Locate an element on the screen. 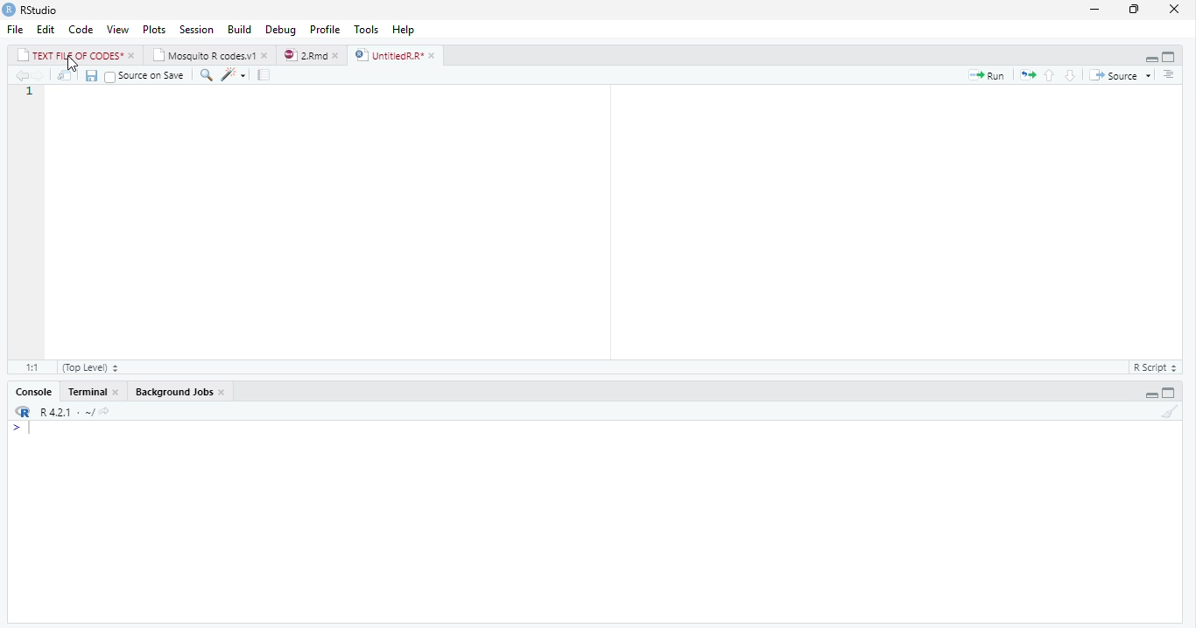 The image size is (1196, 628). code is located at coordinates (81, 29).